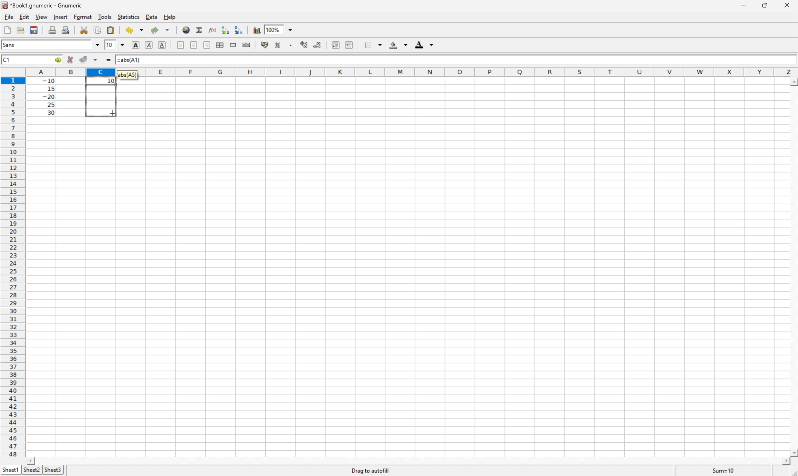 This screenshot has width=798, height=476. What do you see at coordinates (10, 45) in the screenshot?
I see `Sans` at bounding box center [10, 45].